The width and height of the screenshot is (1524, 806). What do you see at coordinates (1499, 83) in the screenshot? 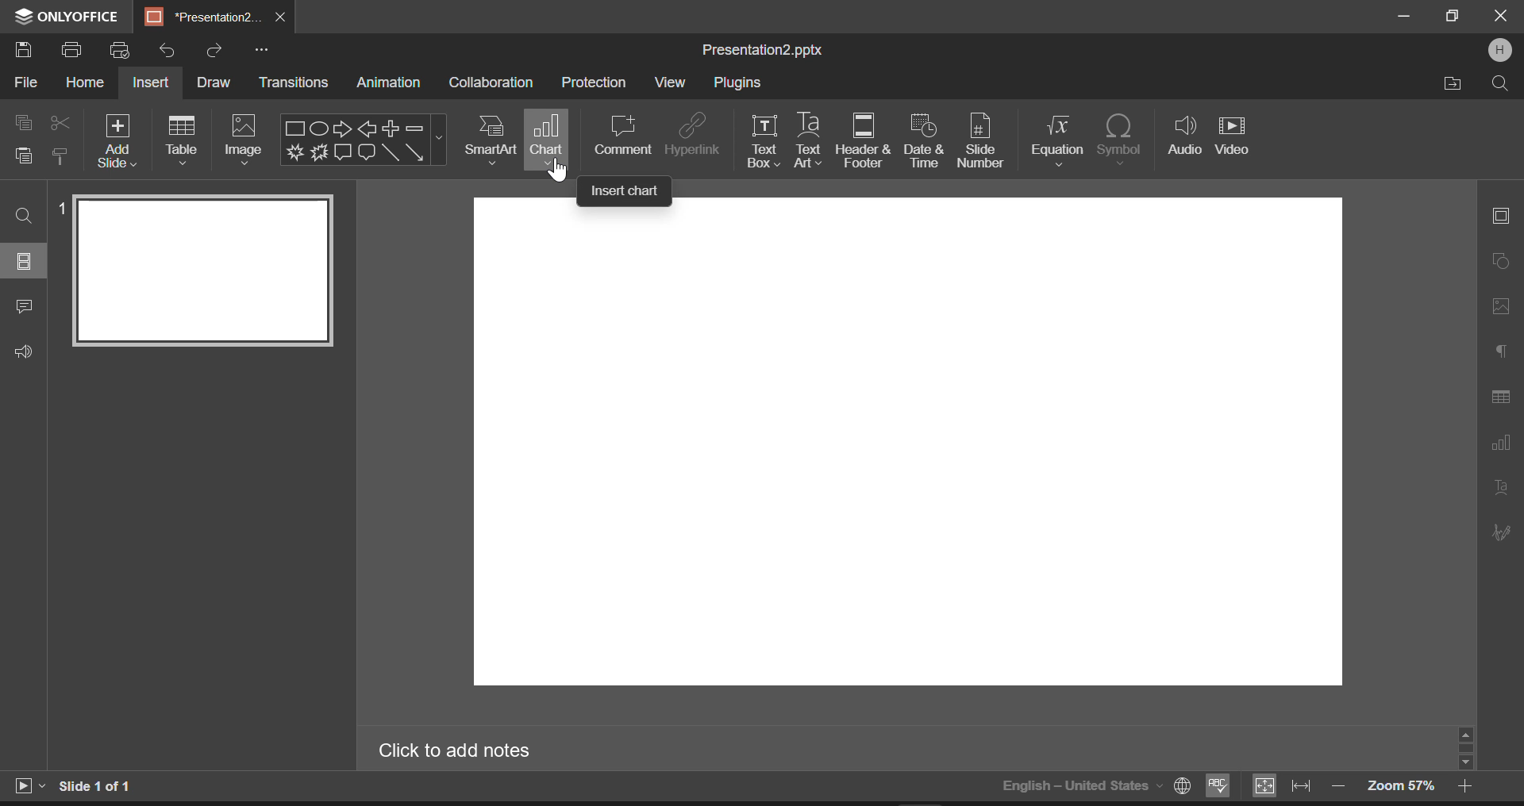
I see `Search` at bounding box center [1499, 83].